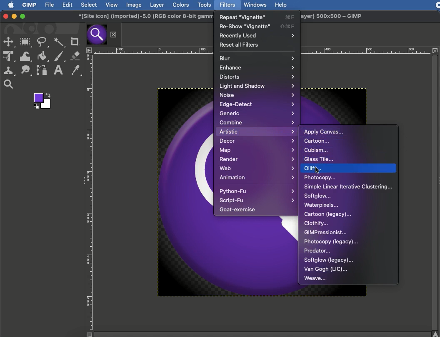 The width and height of the screenshot is (440, 337). Describe the element at coordinates (257, 159) in the screenshot. I see `Render` at that location.